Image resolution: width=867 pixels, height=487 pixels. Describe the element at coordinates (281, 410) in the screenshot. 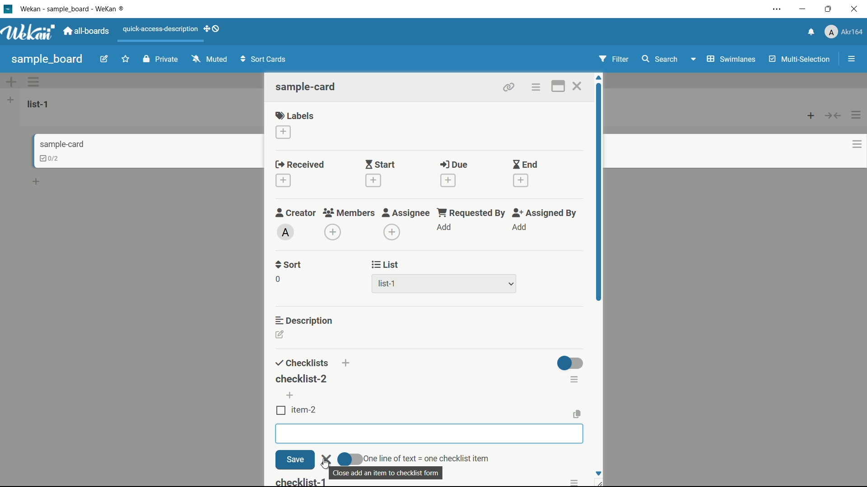

I see `checkbox` at that location.